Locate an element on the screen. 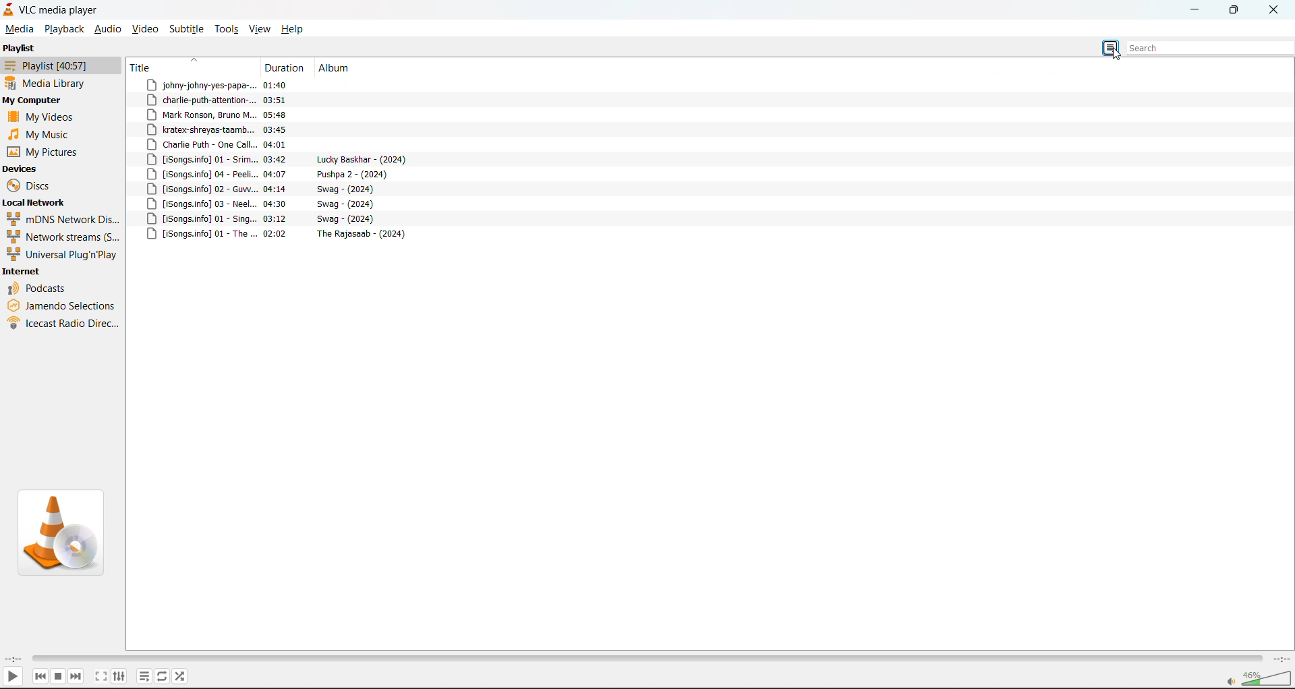  title is located at coordinates (192, 66).